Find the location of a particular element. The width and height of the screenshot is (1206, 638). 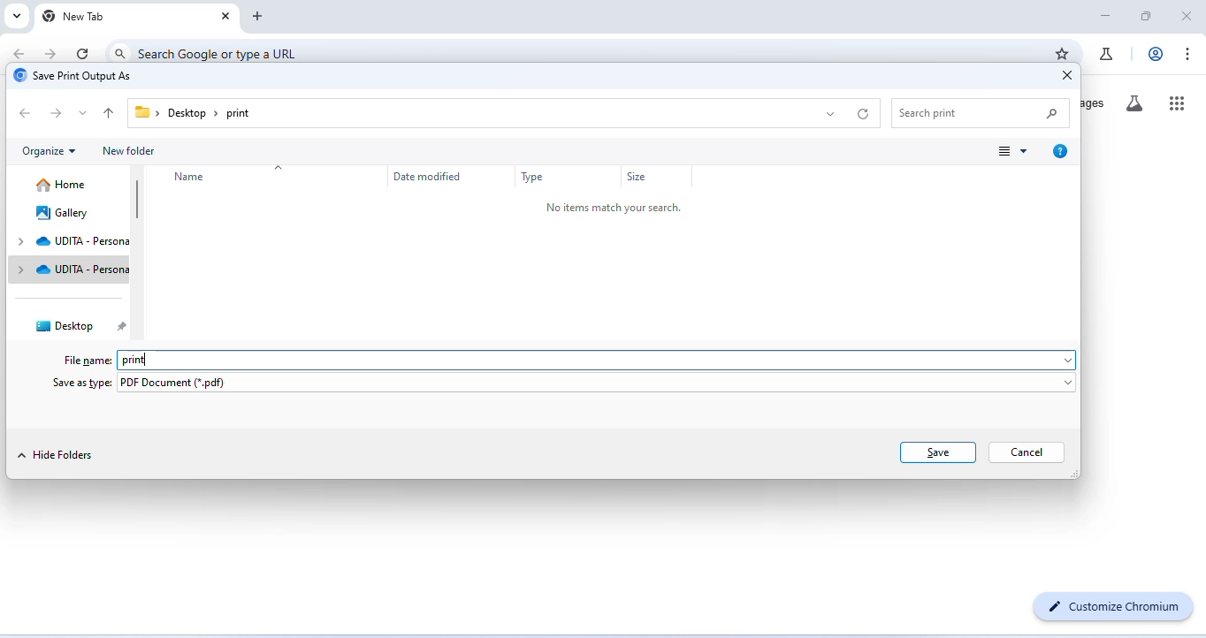

customize and control chromium is located at coordinates (1187, 54).